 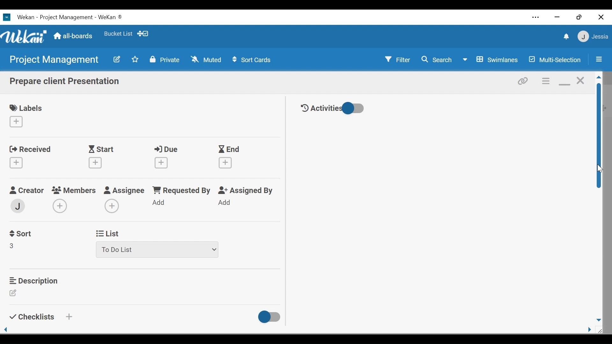 I want to click on Muted, so click(x=206, y=59).